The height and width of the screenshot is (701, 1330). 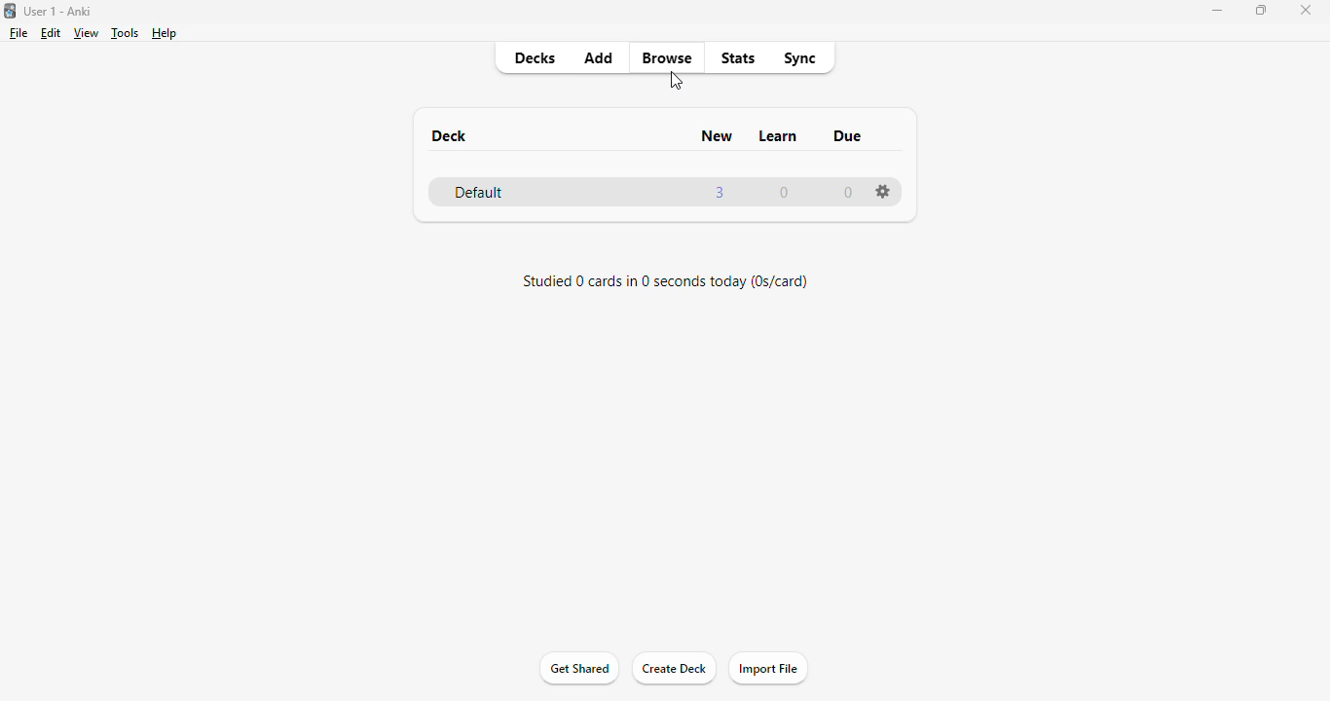 I want to click on tools, so click(x=127, y=33).